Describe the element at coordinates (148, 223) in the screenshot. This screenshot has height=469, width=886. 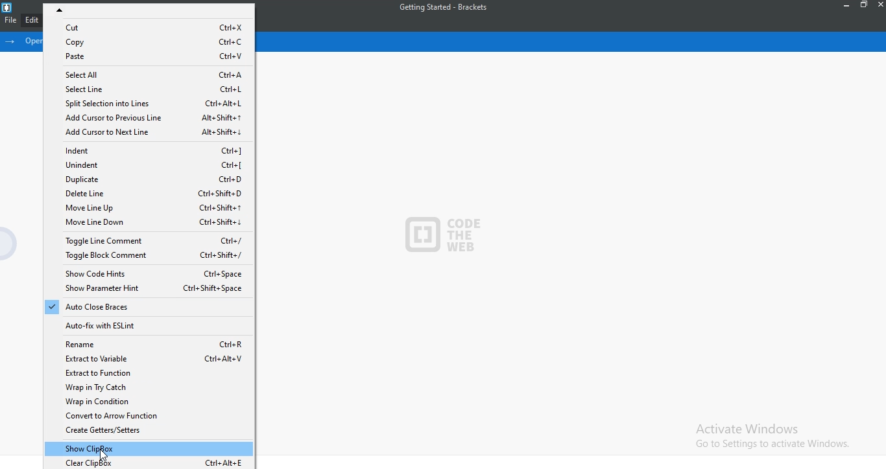
I see `Move Lines Down` at that location.